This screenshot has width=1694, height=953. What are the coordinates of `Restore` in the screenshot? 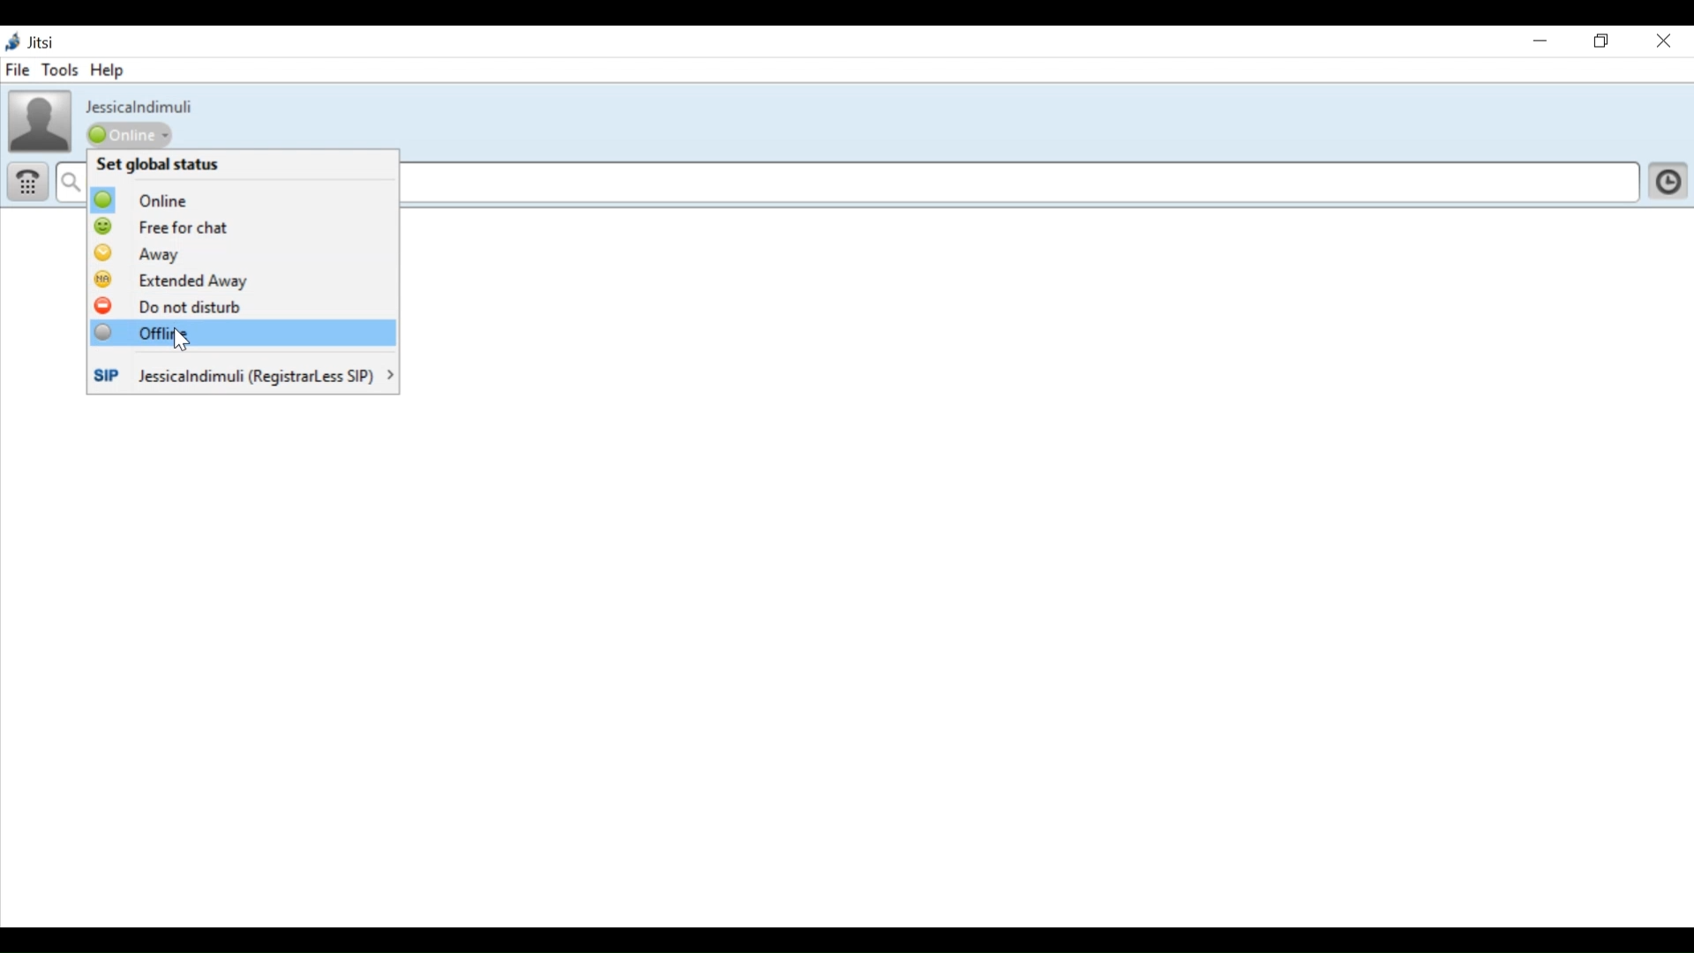 It's located at (1600, 42).